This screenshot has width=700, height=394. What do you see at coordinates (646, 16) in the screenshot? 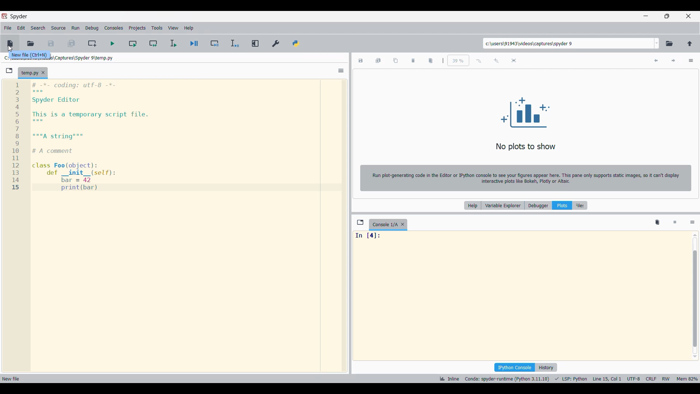
I see `Minimize` at bounding box center [646, 16].